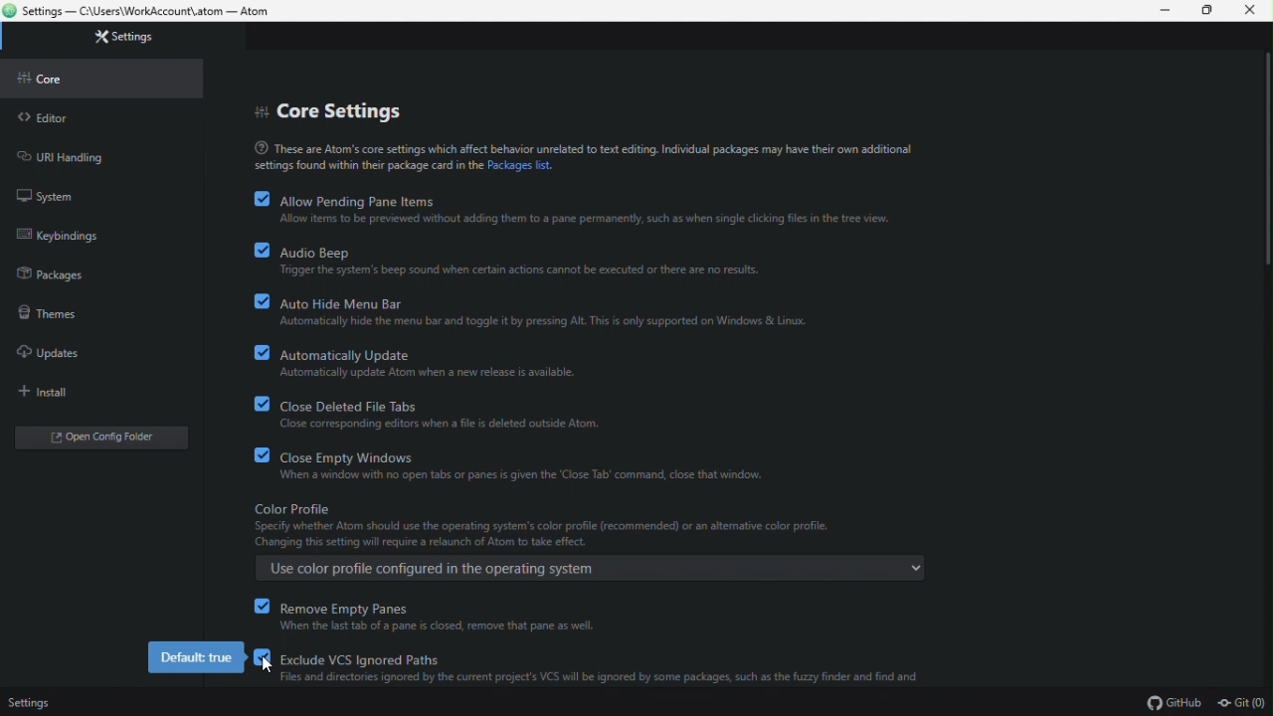  Describe the element at coordinates (261, 662) in the screenshot. I see `checkbox` at that location.